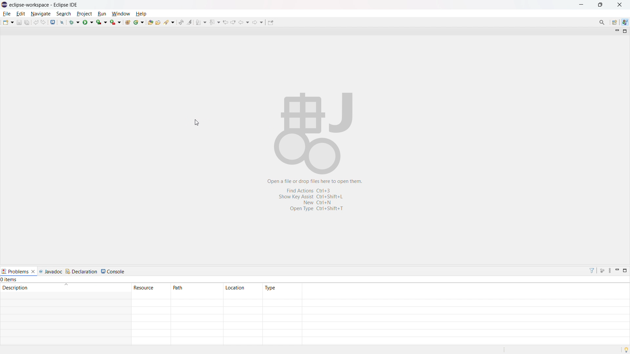  Describe the element at coordinates (158, 22) in the screenshot. I see `open task` at that location.